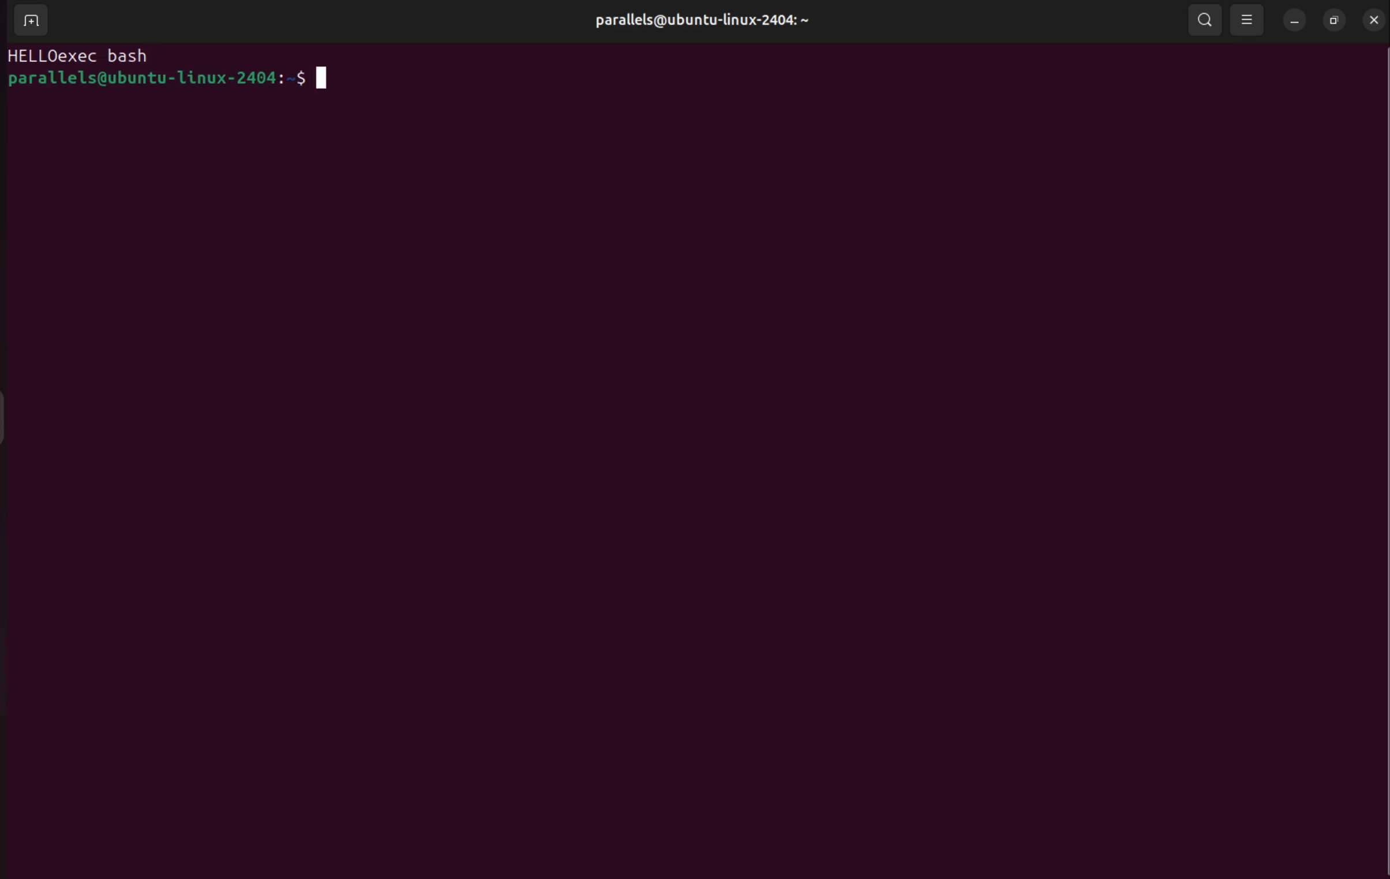  I want to click on add terminal, so click(32, 23).